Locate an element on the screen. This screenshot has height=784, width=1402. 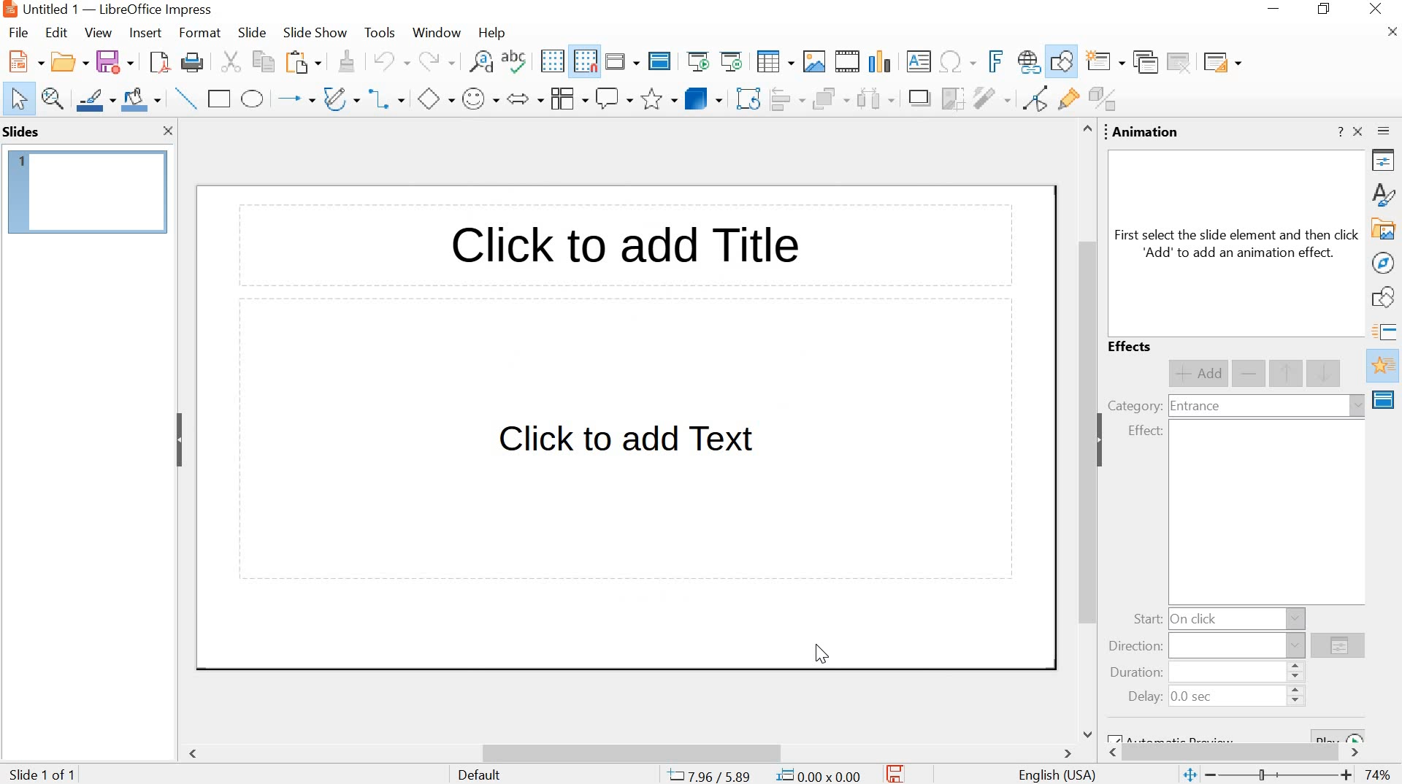
slideshow from start slide is located at coordinates (698, 63).